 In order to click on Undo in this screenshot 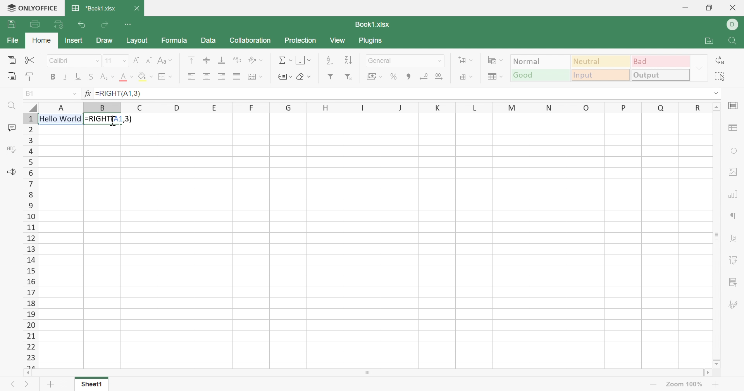, I will do `click(84, 26)`.